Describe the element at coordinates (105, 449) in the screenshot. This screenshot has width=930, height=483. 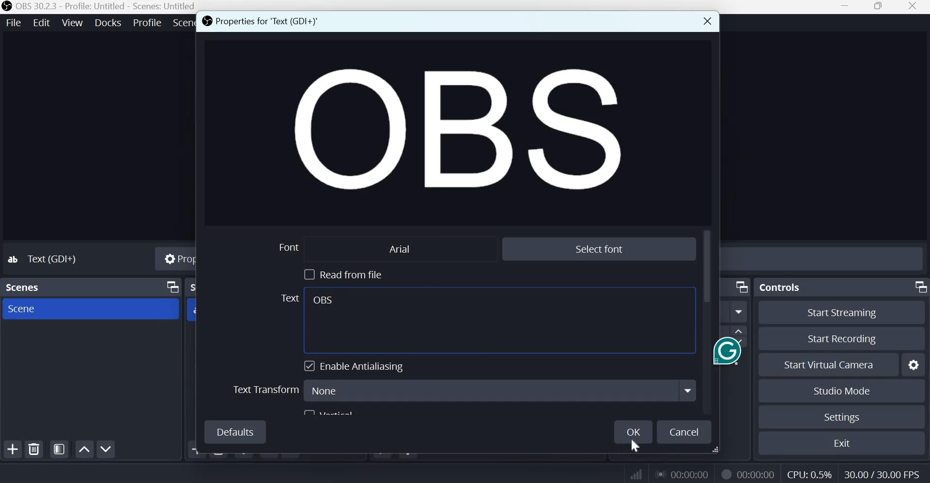
I see `Move scene up` at that location.